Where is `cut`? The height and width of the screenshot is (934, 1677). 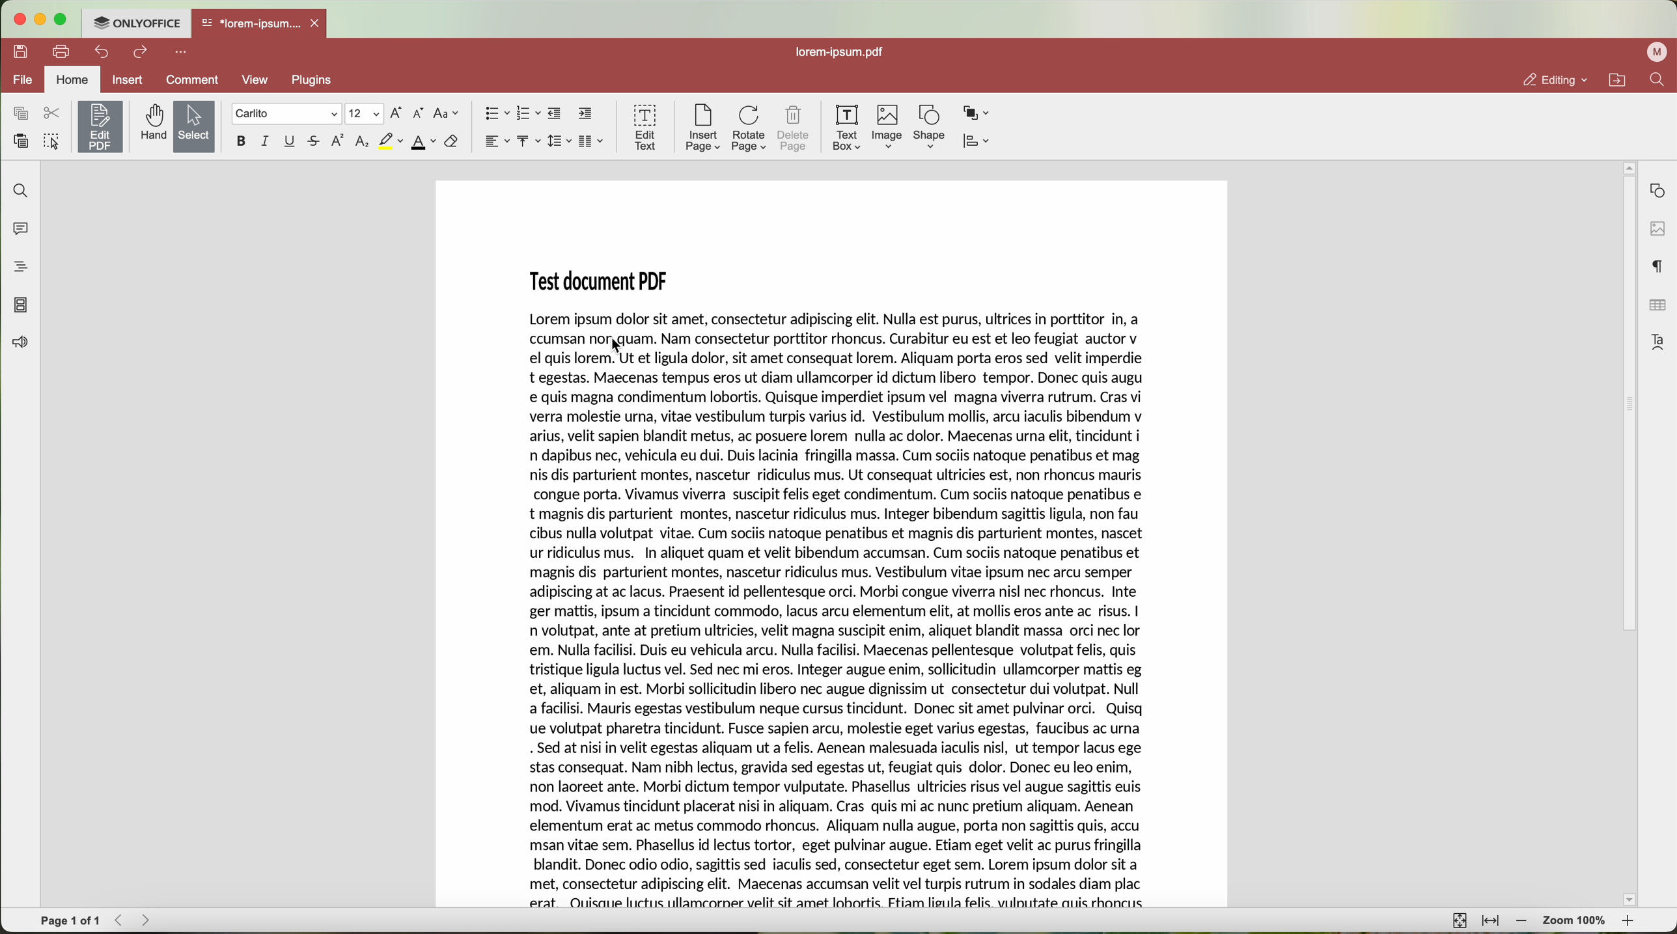 cut is located at coordinates (53, 114).